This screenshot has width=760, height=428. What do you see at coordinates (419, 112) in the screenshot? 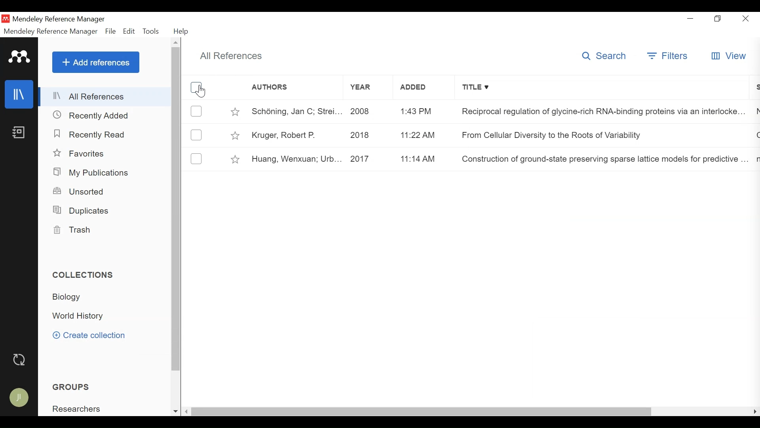
I see `1:43 PM` at bounding box center [419, 112].